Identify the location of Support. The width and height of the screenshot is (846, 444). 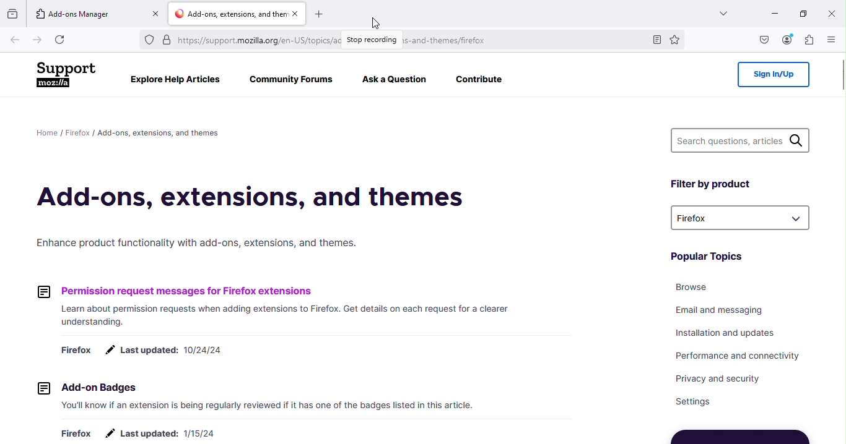
(64, 75).